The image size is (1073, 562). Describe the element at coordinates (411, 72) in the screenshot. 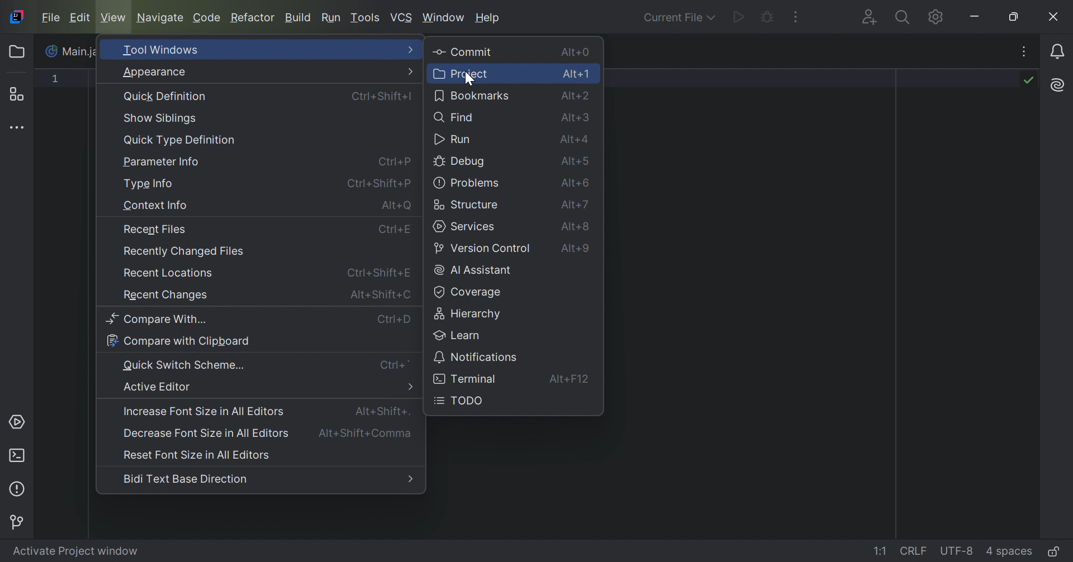

I see `More` at that location.